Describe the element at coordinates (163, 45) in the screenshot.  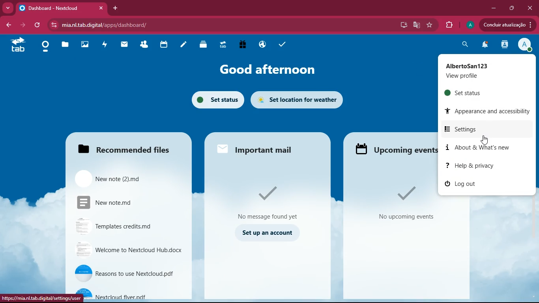
I see `calendar` at that location.